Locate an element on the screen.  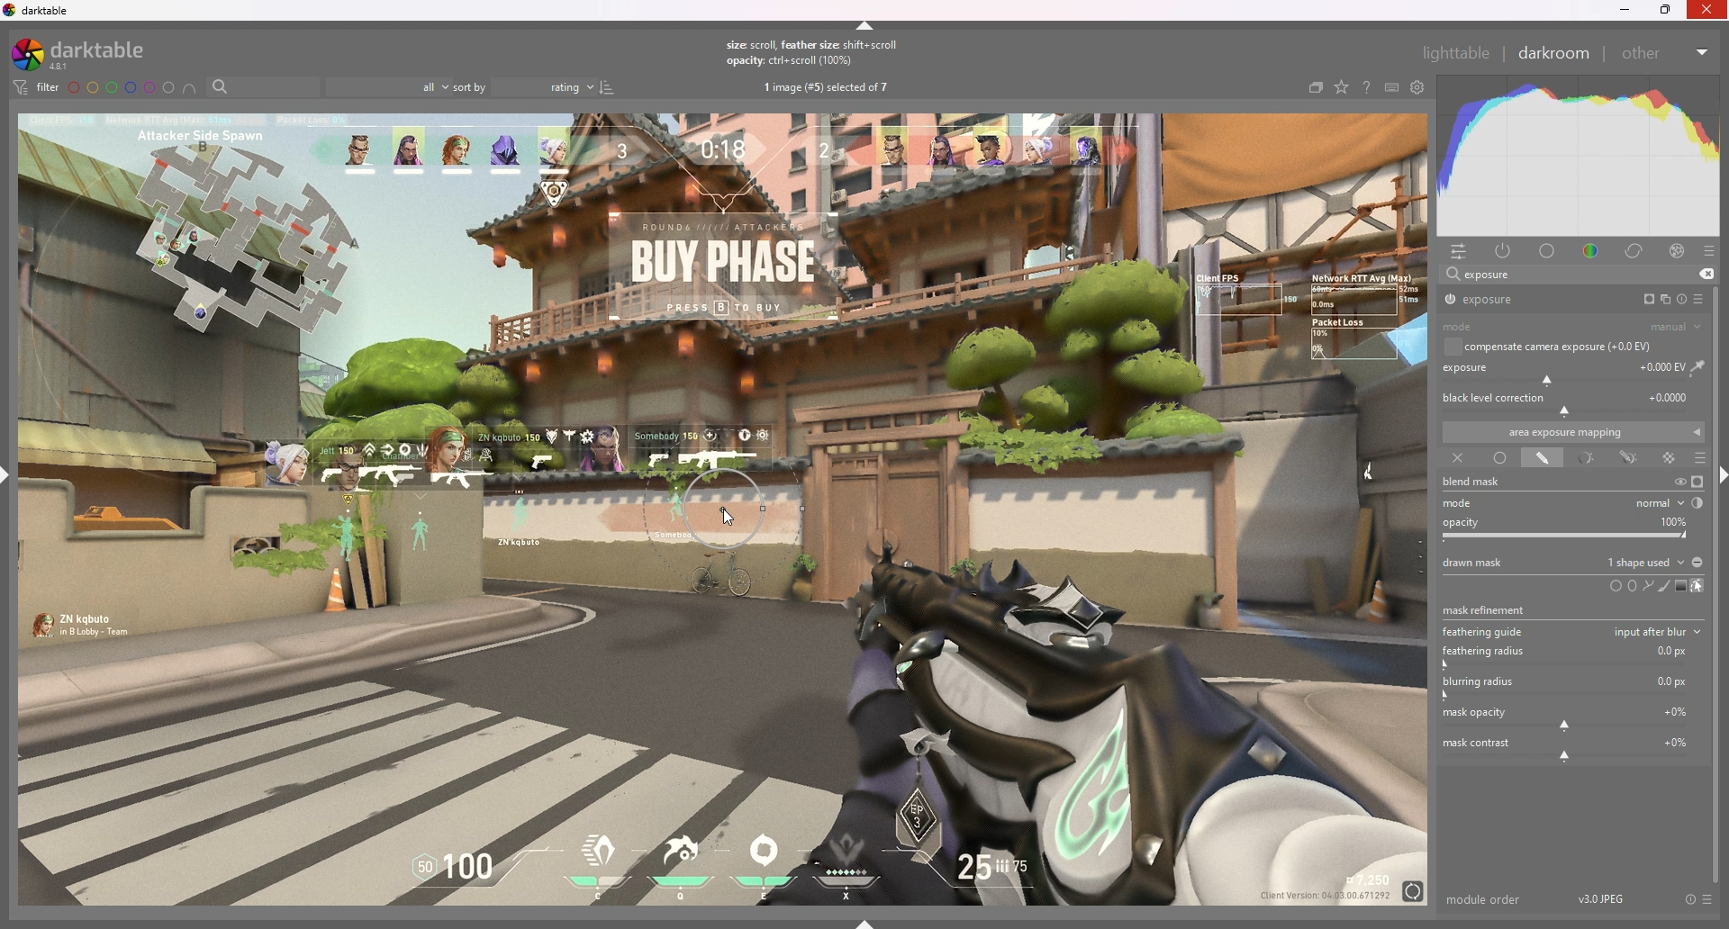
hide is located at coordinates (865, 26).